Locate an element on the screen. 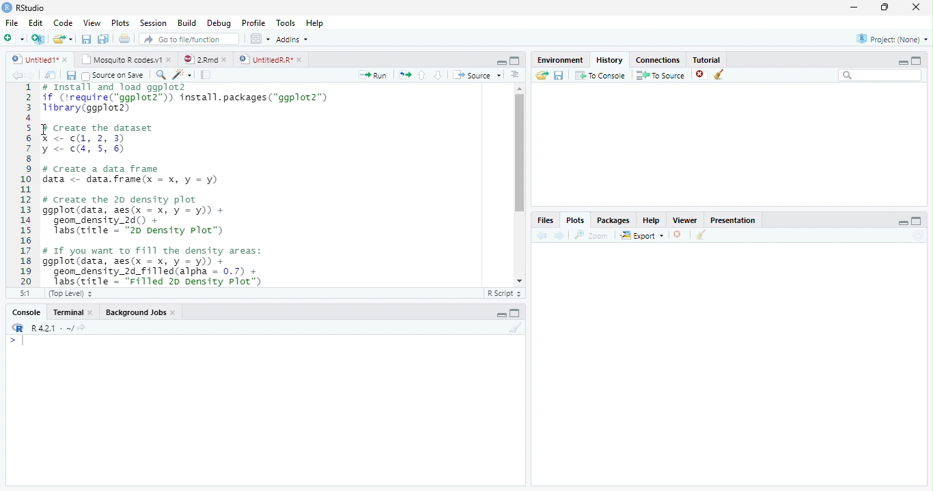  Code is located at coordinates (64, 24).